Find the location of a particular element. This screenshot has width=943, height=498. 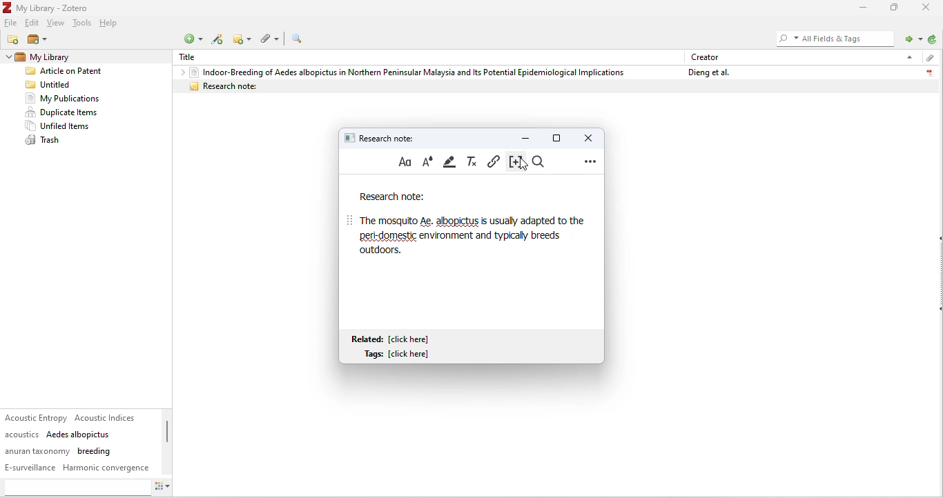

my library is located at coordinates (65, 57).